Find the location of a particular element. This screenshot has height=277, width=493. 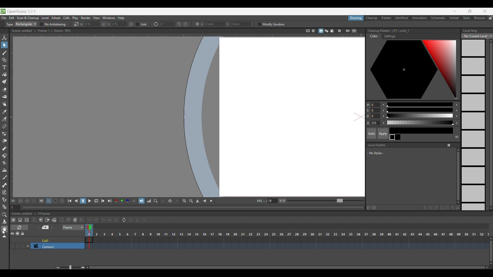

Close interface is located at coordinates (485, 11).